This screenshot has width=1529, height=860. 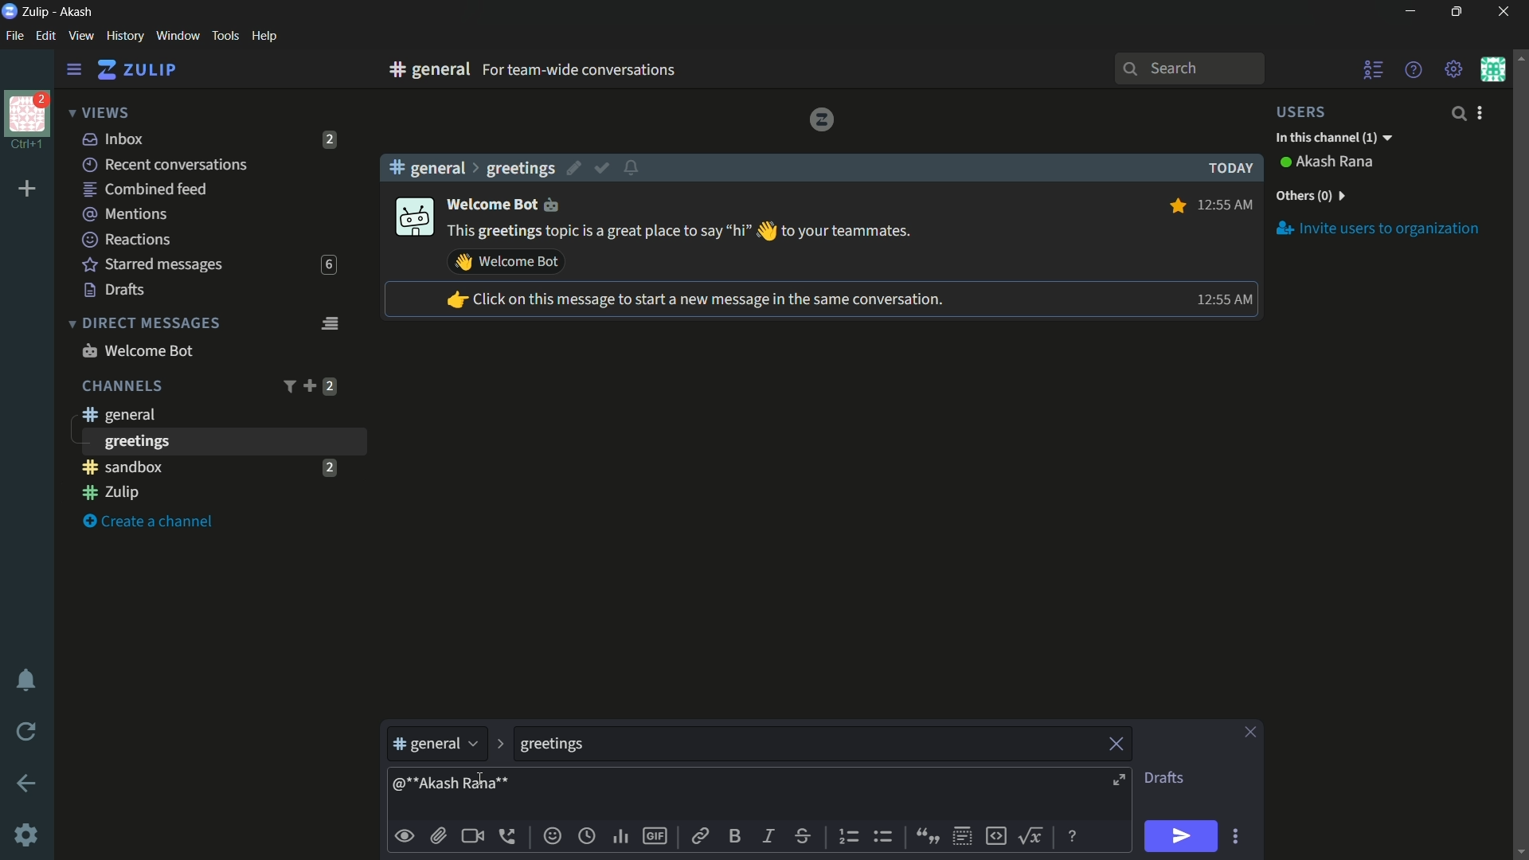 What do you see at coordinates (215, 494) in the screenshot?
I see `zulip channel` at bounding box center [215, 494].